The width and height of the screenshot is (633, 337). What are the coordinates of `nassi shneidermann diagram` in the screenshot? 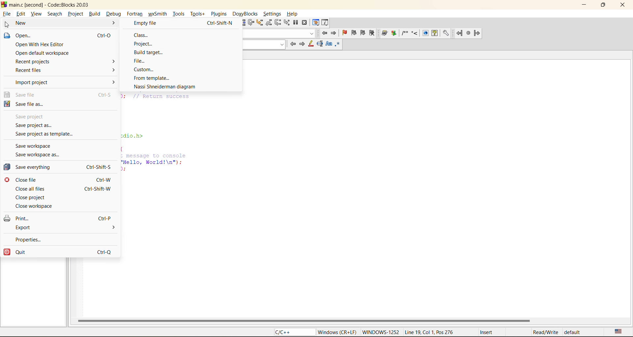 It's located at (165, 87).